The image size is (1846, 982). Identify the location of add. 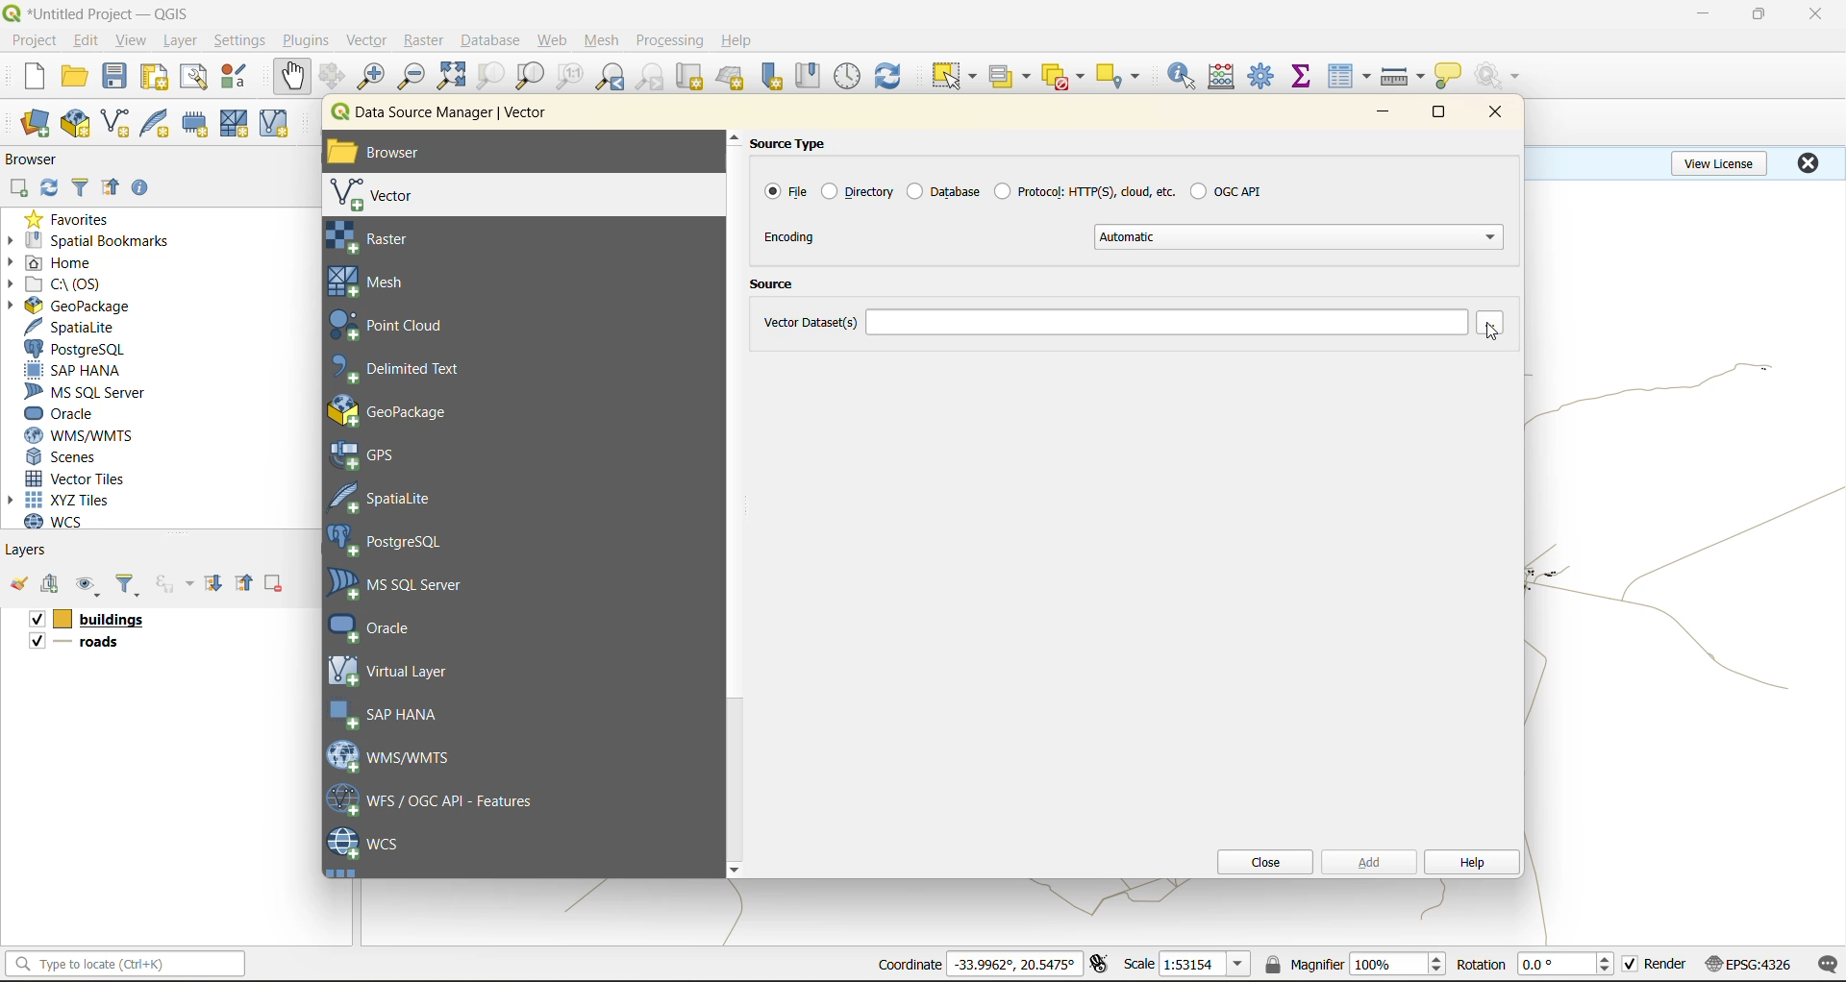
(1366, 861).